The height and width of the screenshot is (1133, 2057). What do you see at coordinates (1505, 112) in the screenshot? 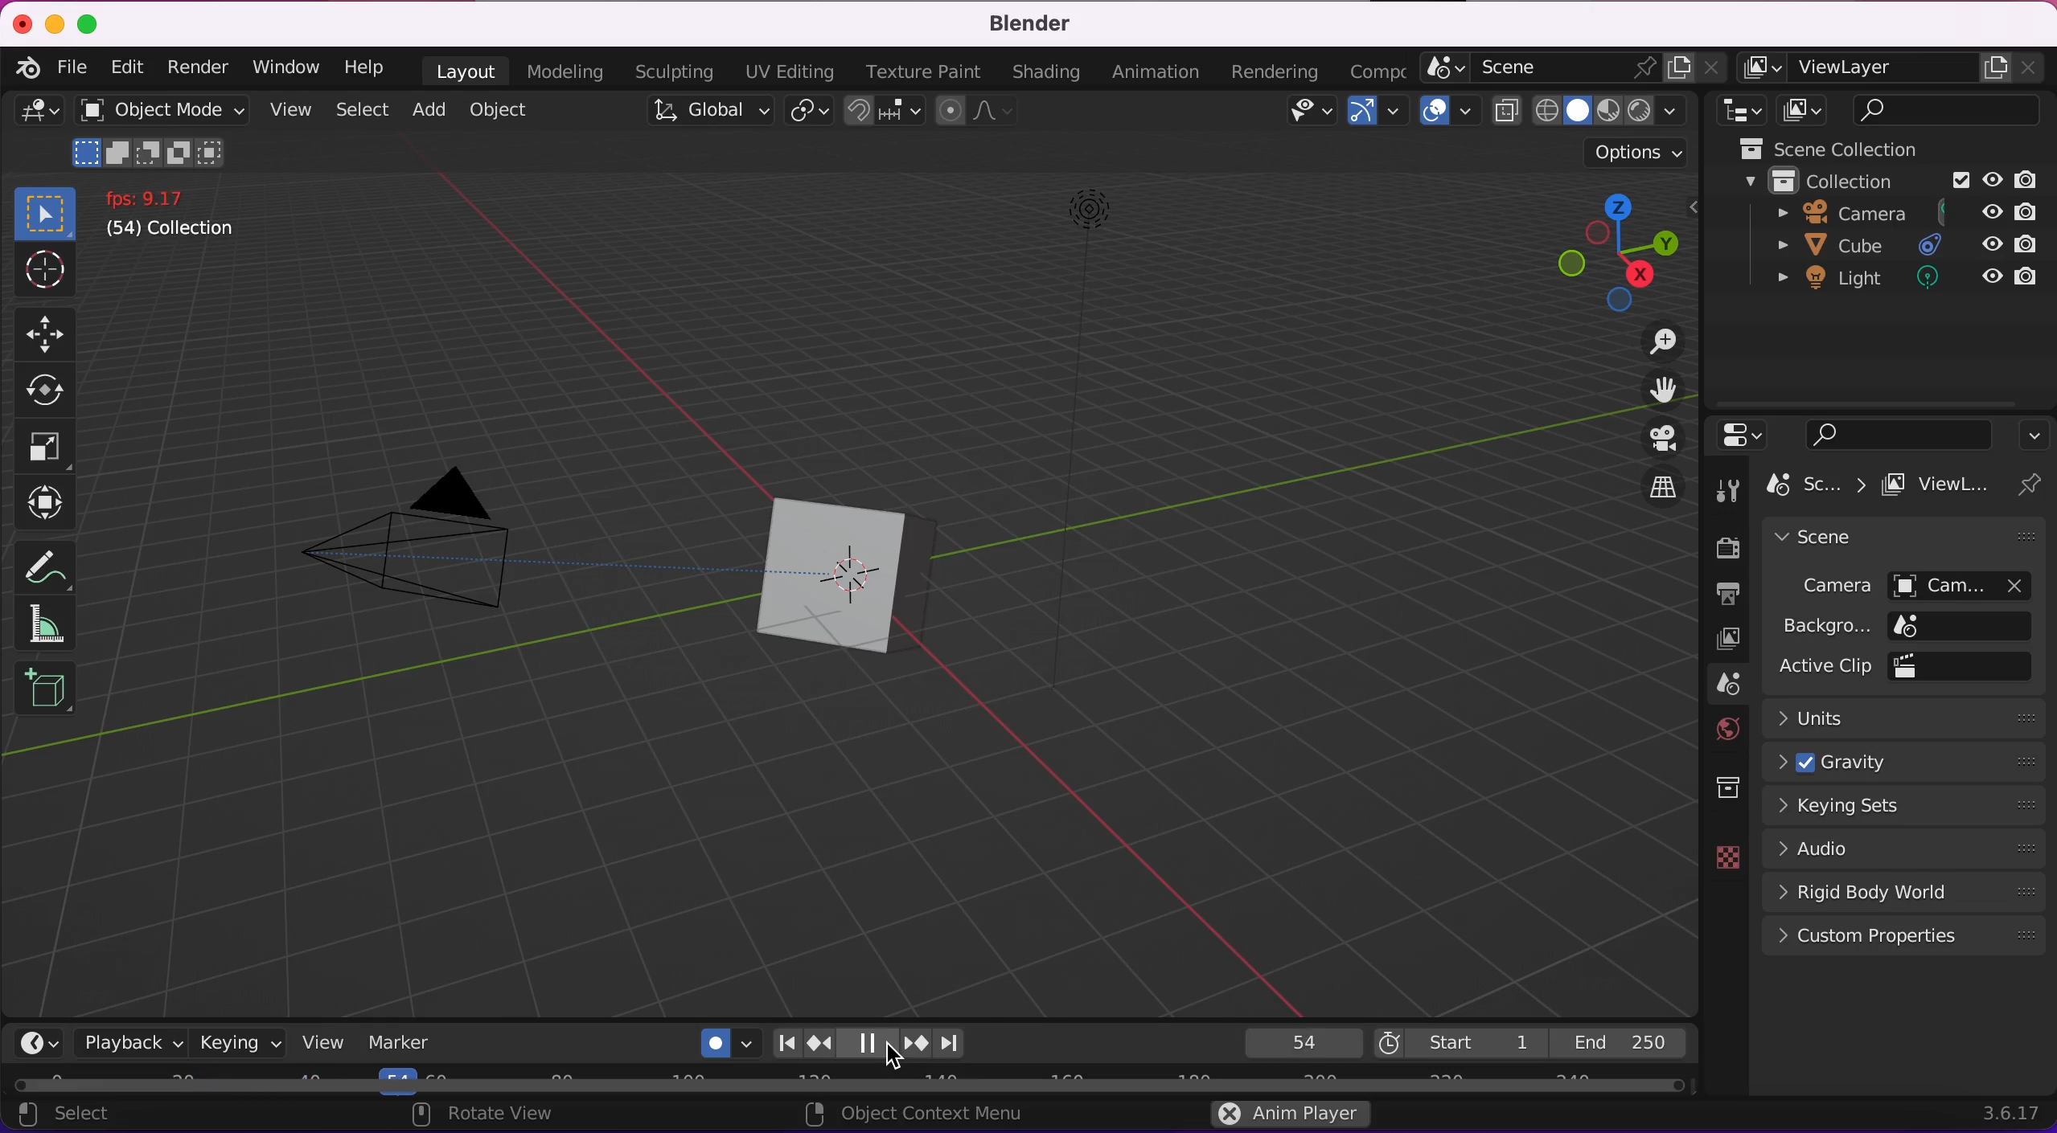
I see `toggle x ray` at bounding box center [1505, 112].